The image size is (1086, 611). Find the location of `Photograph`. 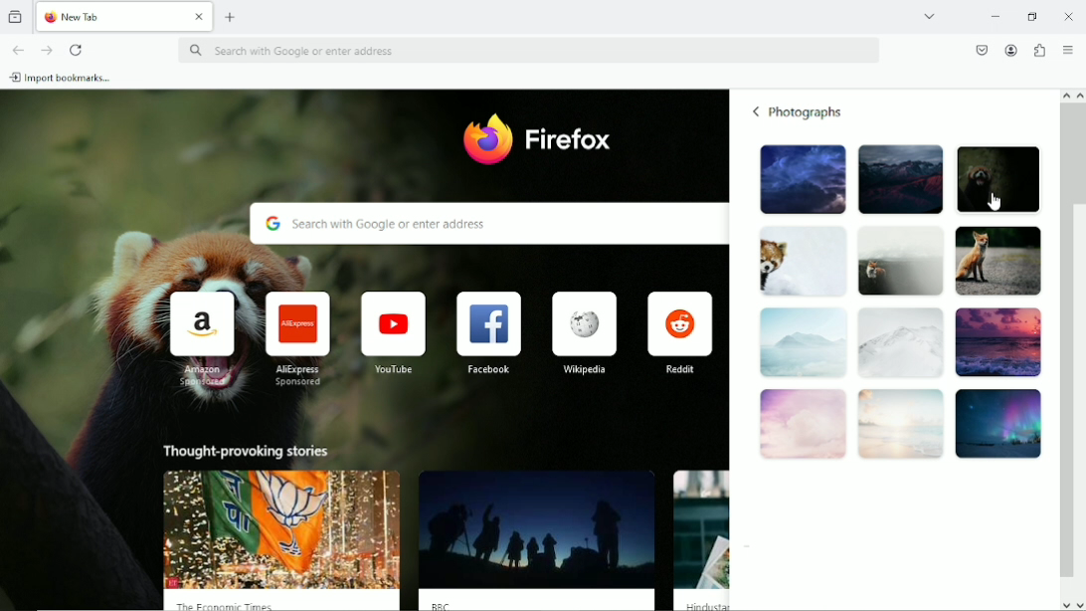

Photograph is located at coordinates (802, 345).